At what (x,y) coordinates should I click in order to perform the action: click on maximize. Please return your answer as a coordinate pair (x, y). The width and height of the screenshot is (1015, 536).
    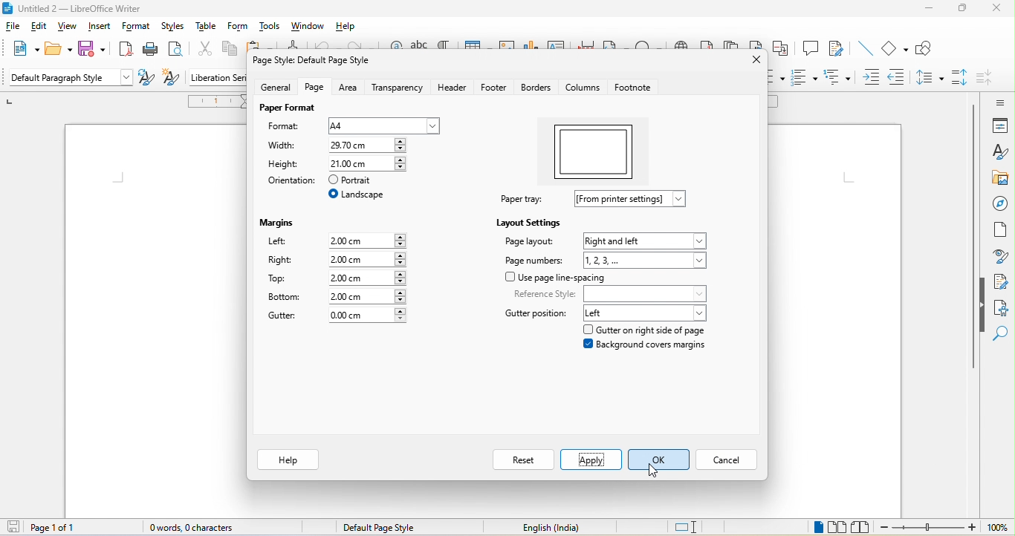
    Looking at the image, I should click on (963, 8).